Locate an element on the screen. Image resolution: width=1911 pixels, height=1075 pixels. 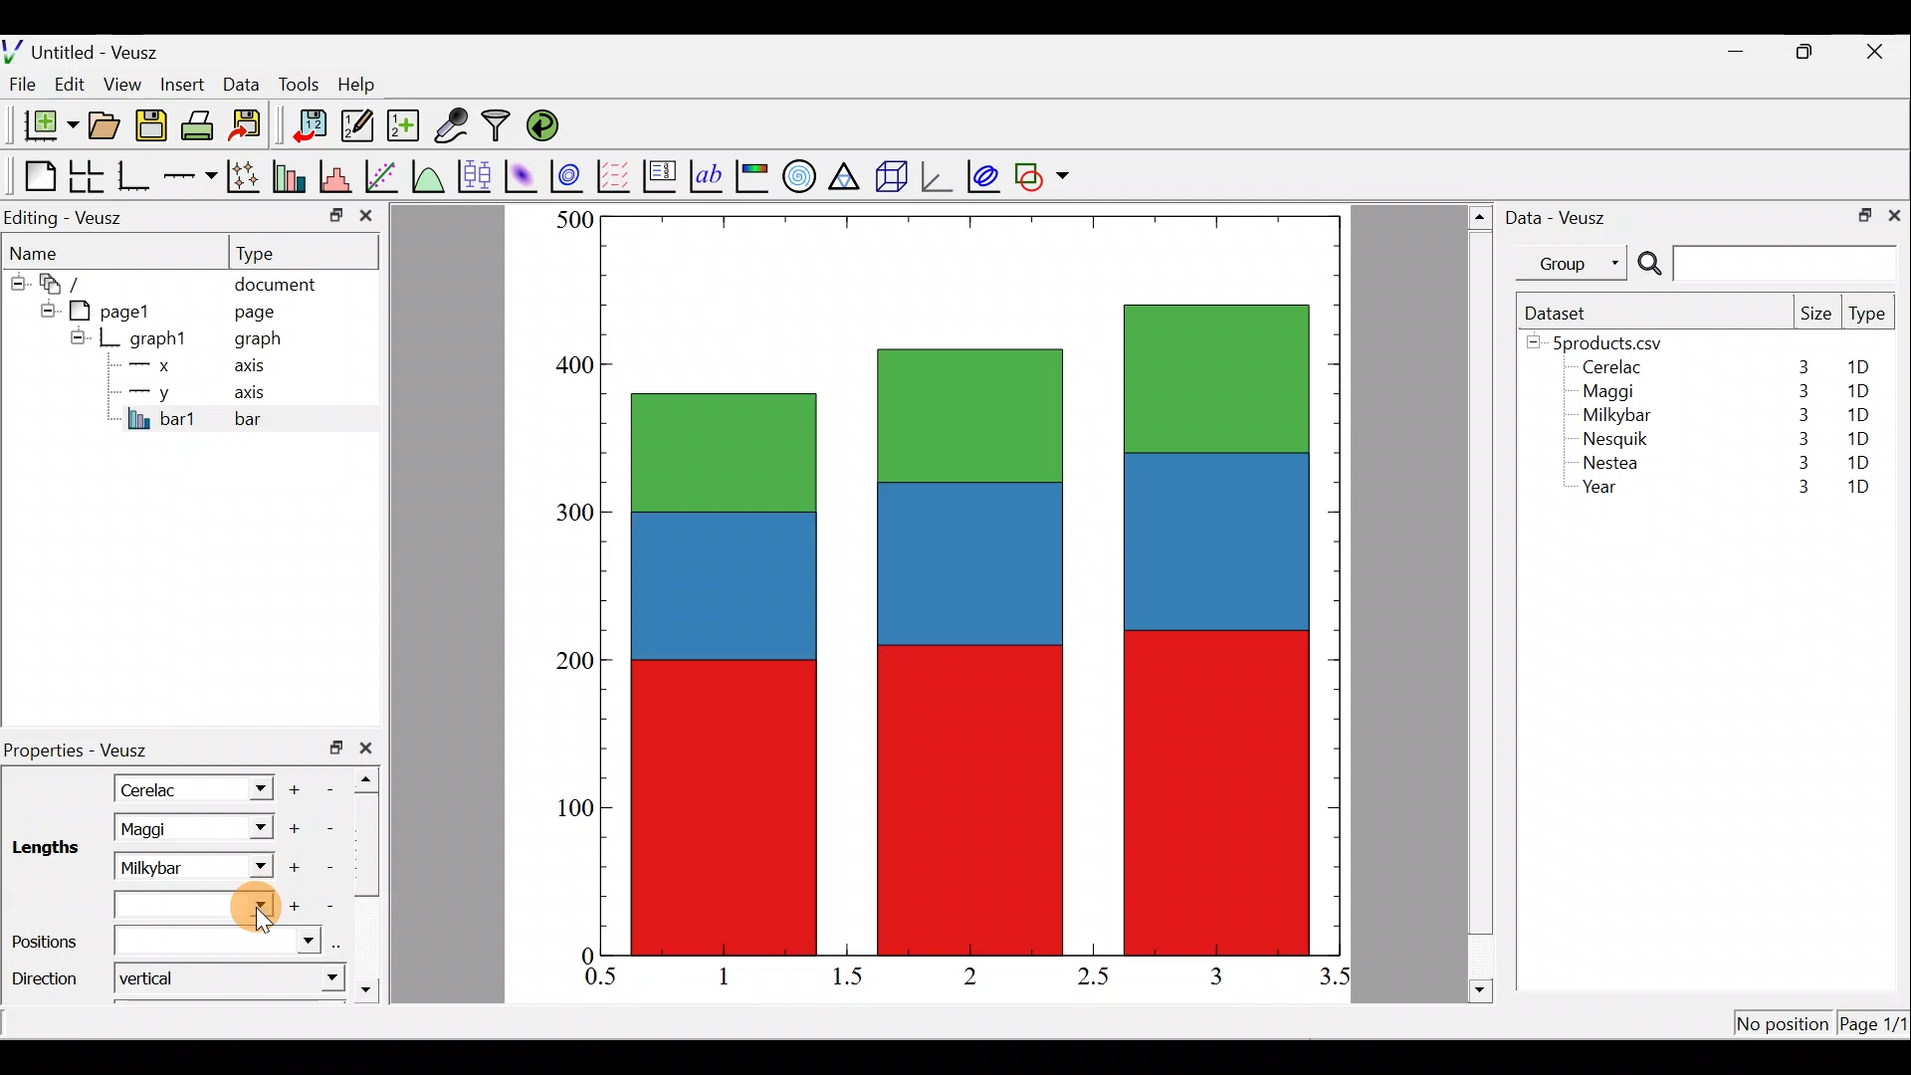
Untitled - Veusz is located at coordinates (89, 49).